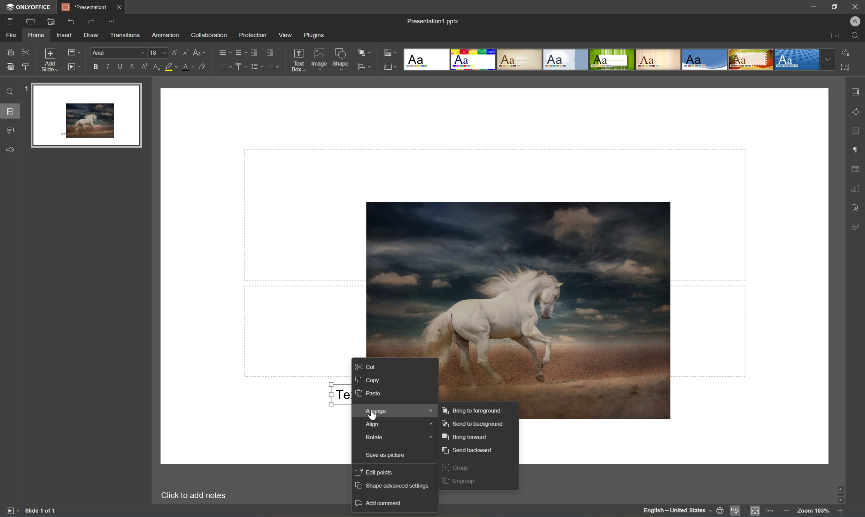 Image resolution: width=865 pixels, height=517 pixels. Describe the element at coordinates (197, 496) in the screenshot. I see `Click to add notes` at that location.